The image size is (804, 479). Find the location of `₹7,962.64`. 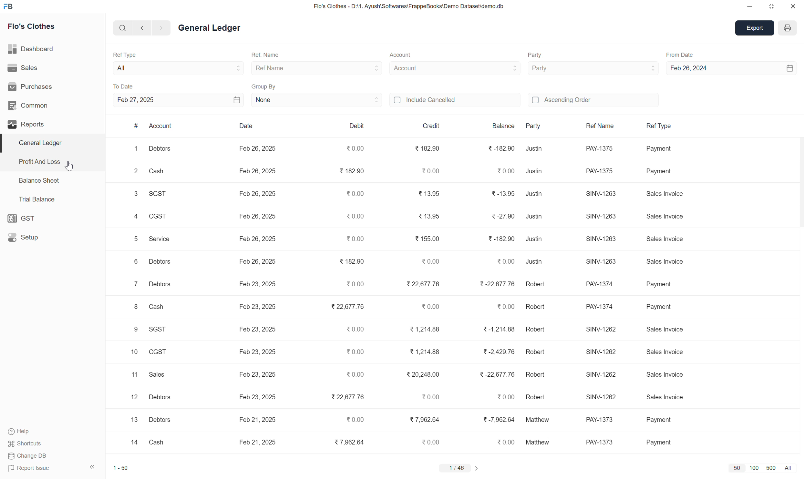

₹7,962.64 is located at coordinates (423, 420).